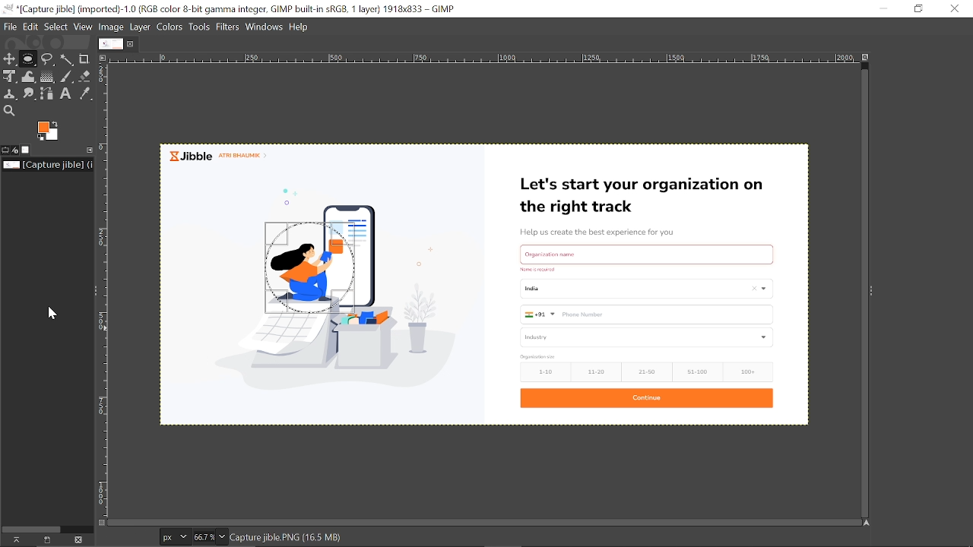 This screenshot has width=973, height=547. What do you see at coordinates (486, 520) in the screenshot?
I see `horizontal scroll bar` at bounding box center [486, 520].